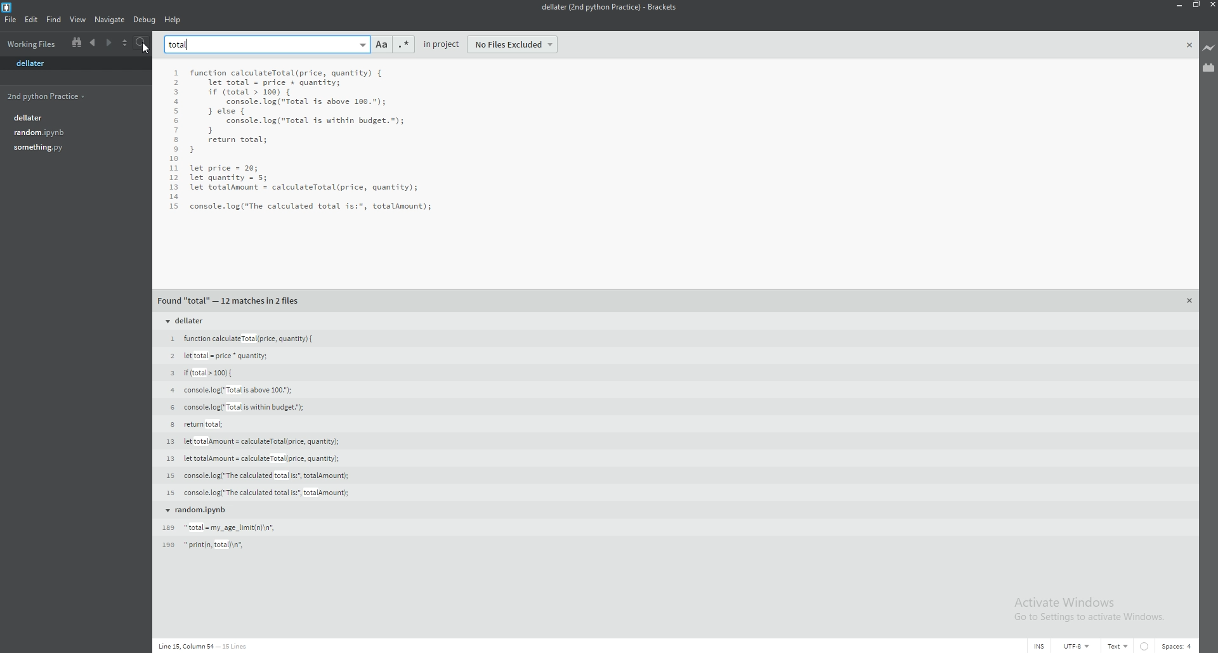 The image size is (1218, 653). What do you see at coordinates (78, 20) in the screenshot?
I see `view` at bounding box center [78, 20].